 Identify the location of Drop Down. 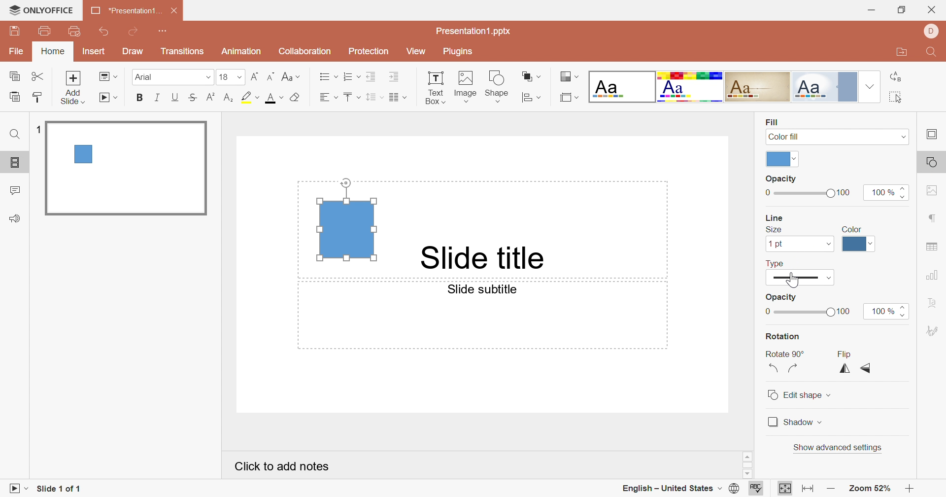
(901, 136).